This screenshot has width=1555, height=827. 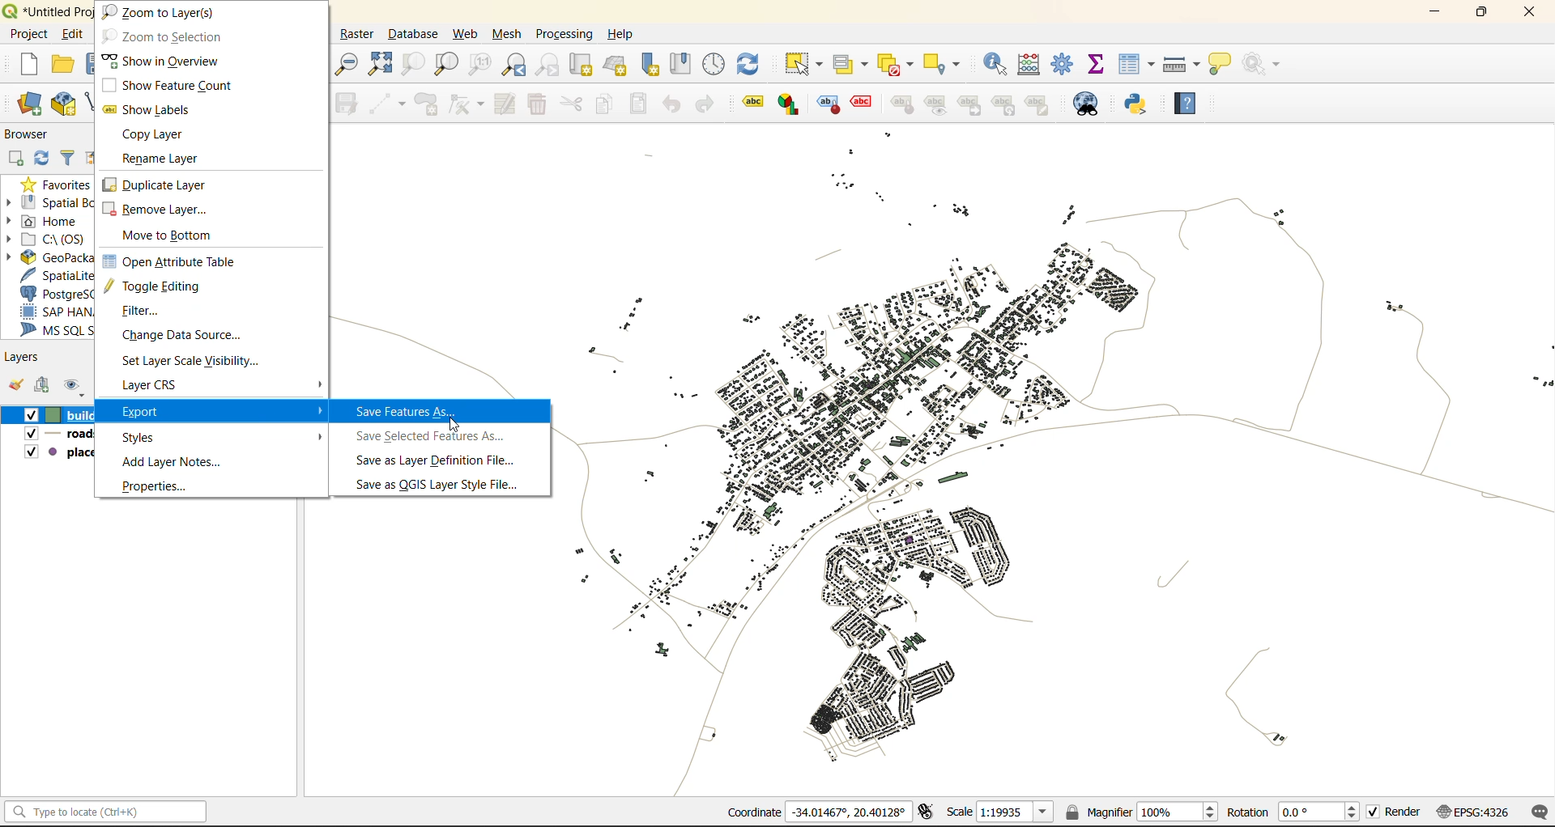 What do you see at coordinates (165, 412) in the screenshot?
I see `export` at bounding box center [165, 412].